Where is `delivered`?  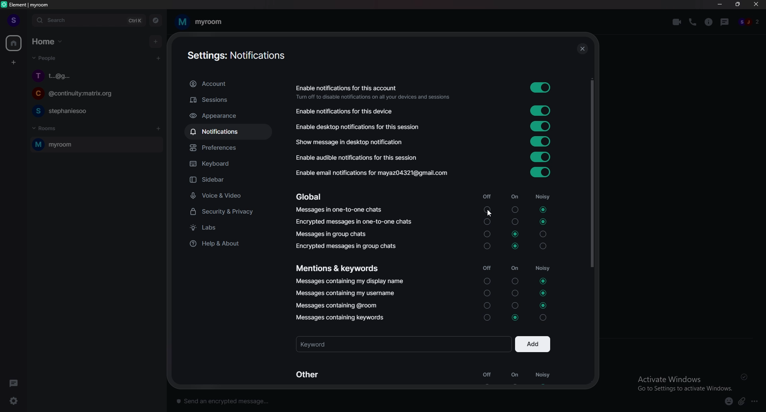 delivered is located at coordinates (744, 376).